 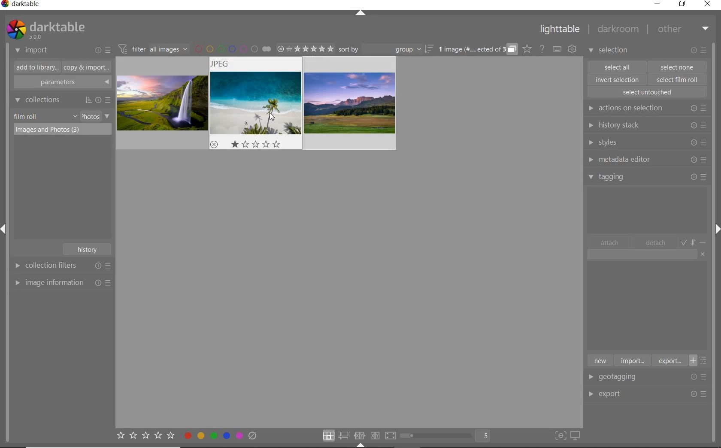 I want to click on attach, so click(x=610, y=242).